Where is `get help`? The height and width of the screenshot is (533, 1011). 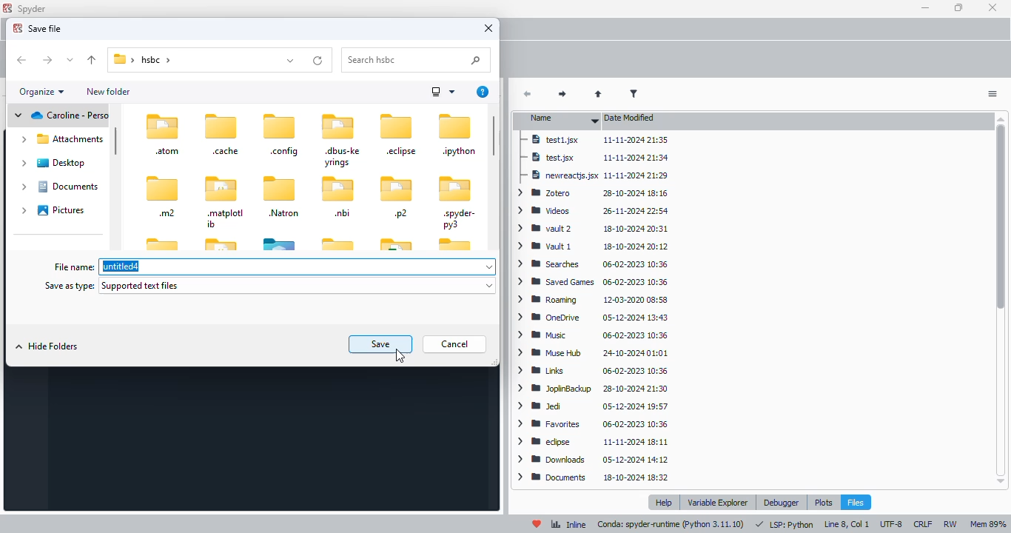
get help is located at coordinates (483, 92).